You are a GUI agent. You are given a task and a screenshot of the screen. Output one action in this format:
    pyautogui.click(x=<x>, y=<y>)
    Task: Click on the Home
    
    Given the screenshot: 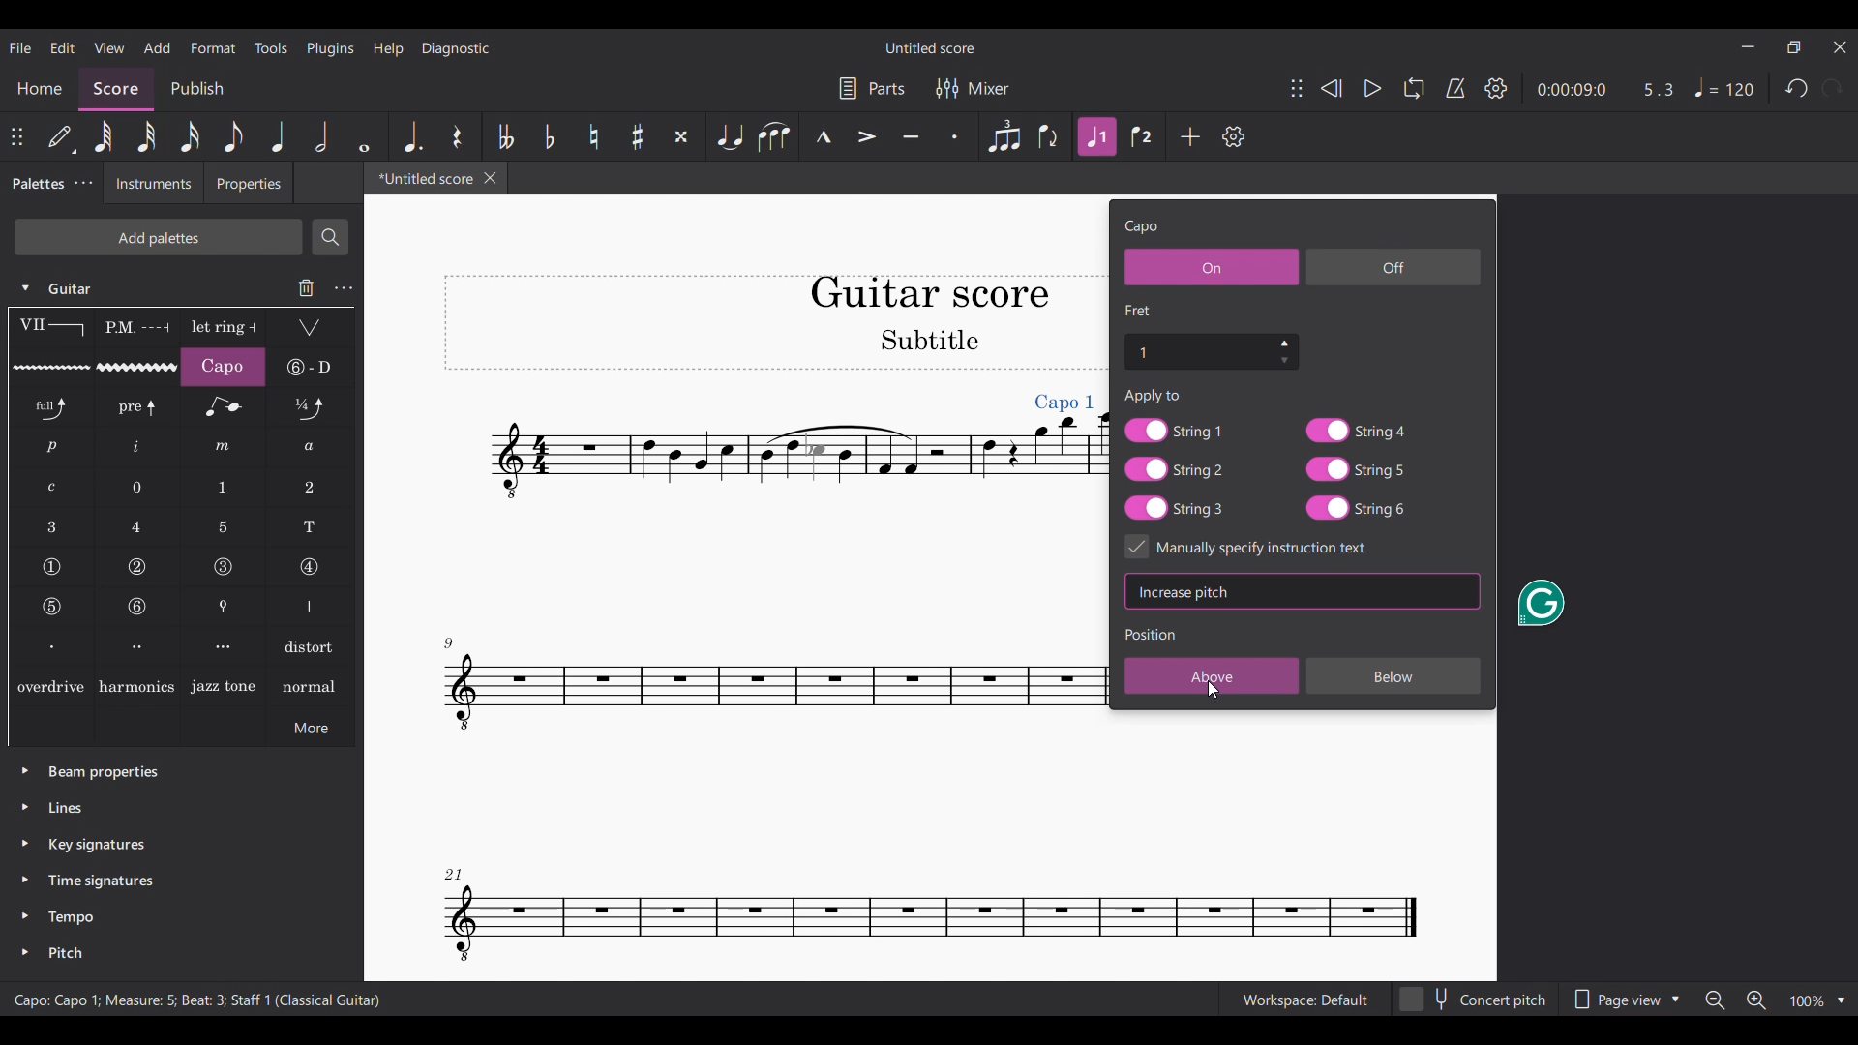 What is the action you would take?
    pyautogui.click(x=39, y=89)
    